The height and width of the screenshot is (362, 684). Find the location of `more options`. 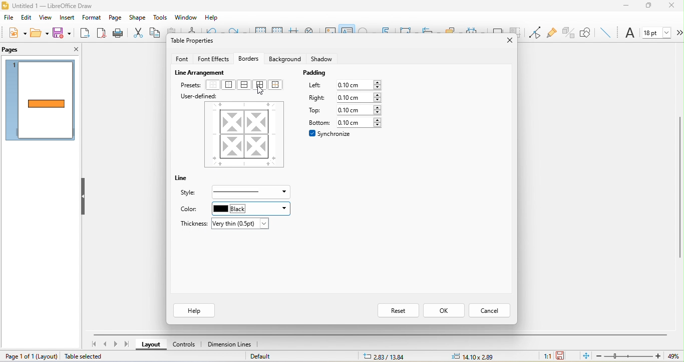

more options is located at coordinates (679, 33).